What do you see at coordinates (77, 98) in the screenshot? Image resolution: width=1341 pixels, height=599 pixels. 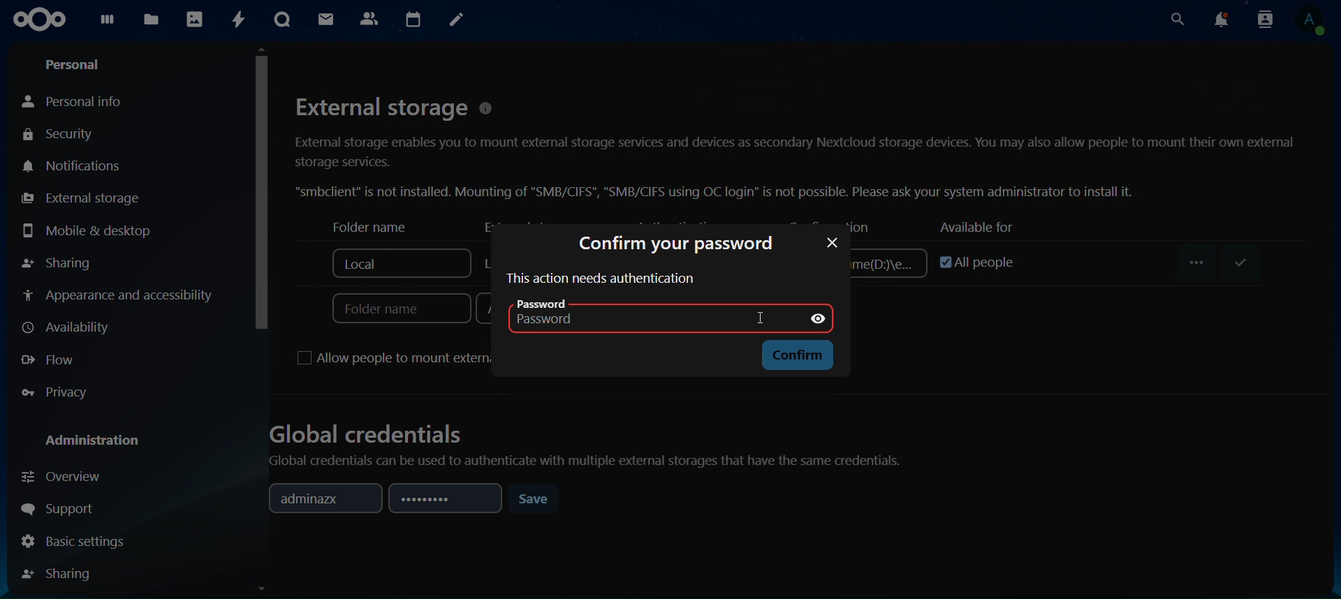 I see `personal info` at bounding box center [77, 98].